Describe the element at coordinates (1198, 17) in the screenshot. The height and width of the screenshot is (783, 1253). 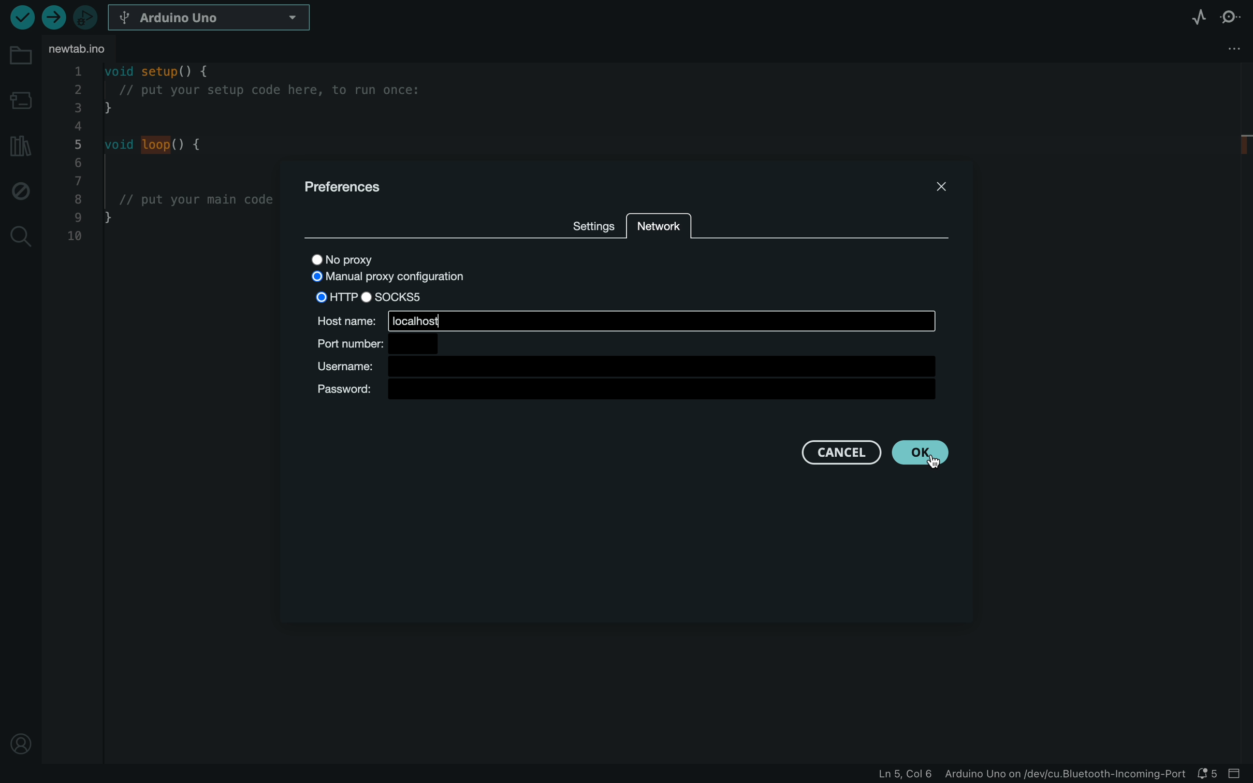
I see `serial plotter` at that location.